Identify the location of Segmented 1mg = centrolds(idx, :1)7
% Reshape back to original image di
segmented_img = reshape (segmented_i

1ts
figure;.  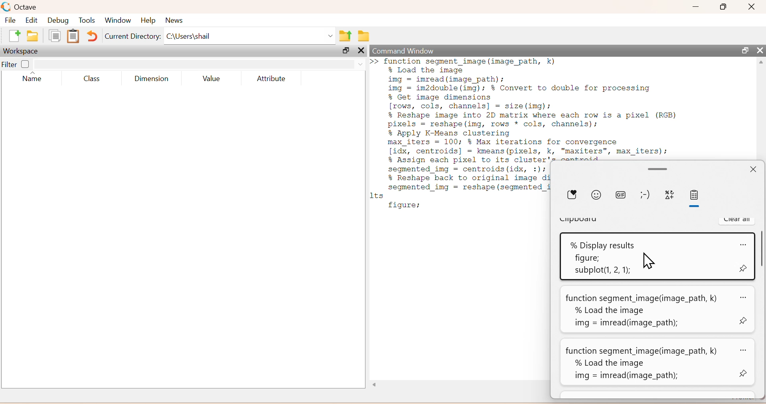
(460, 187).